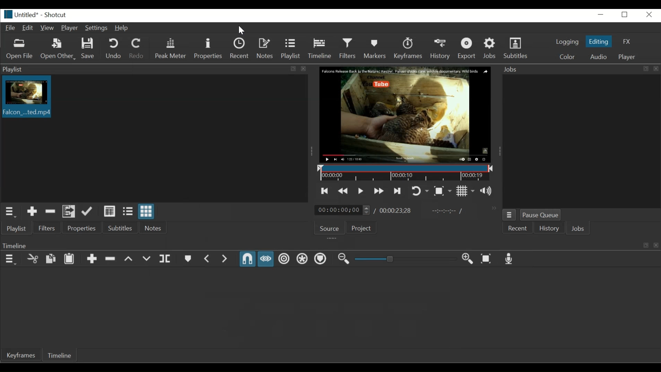 The image size is (661, 372). I want to click on Timeline, so click(58, 356).